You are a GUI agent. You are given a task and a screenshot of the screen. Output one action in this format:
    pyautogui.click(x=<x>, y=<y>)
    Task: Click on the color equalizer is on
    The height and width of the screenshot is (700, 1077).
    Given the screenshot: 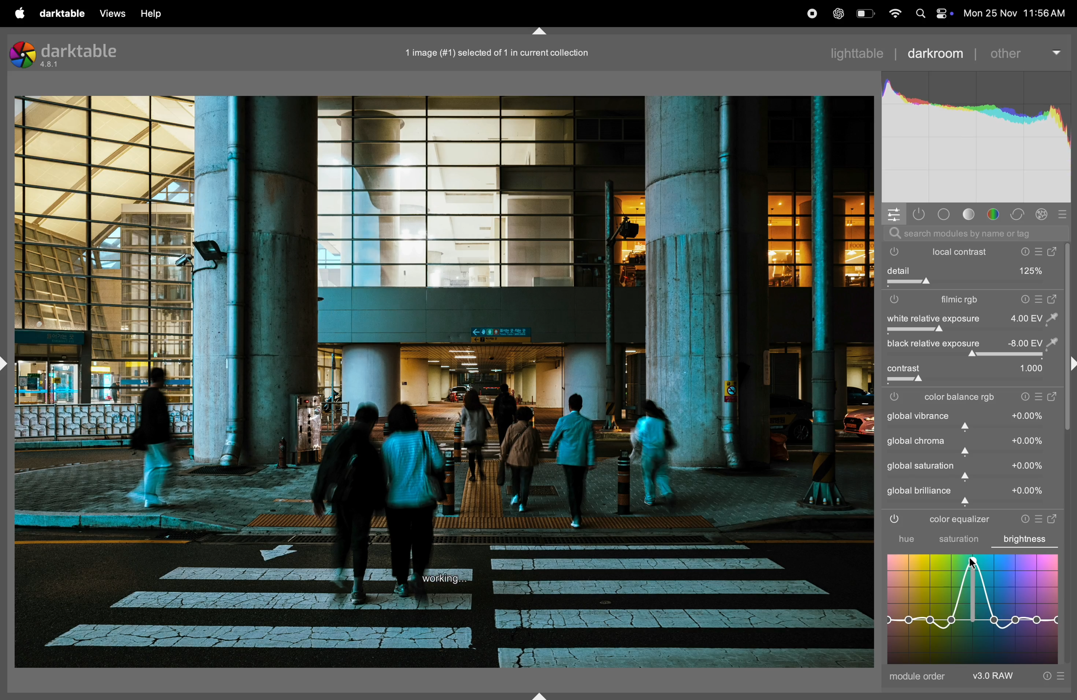 What is the action you would take?
    pyautogui.click(x=895, y=520)
    